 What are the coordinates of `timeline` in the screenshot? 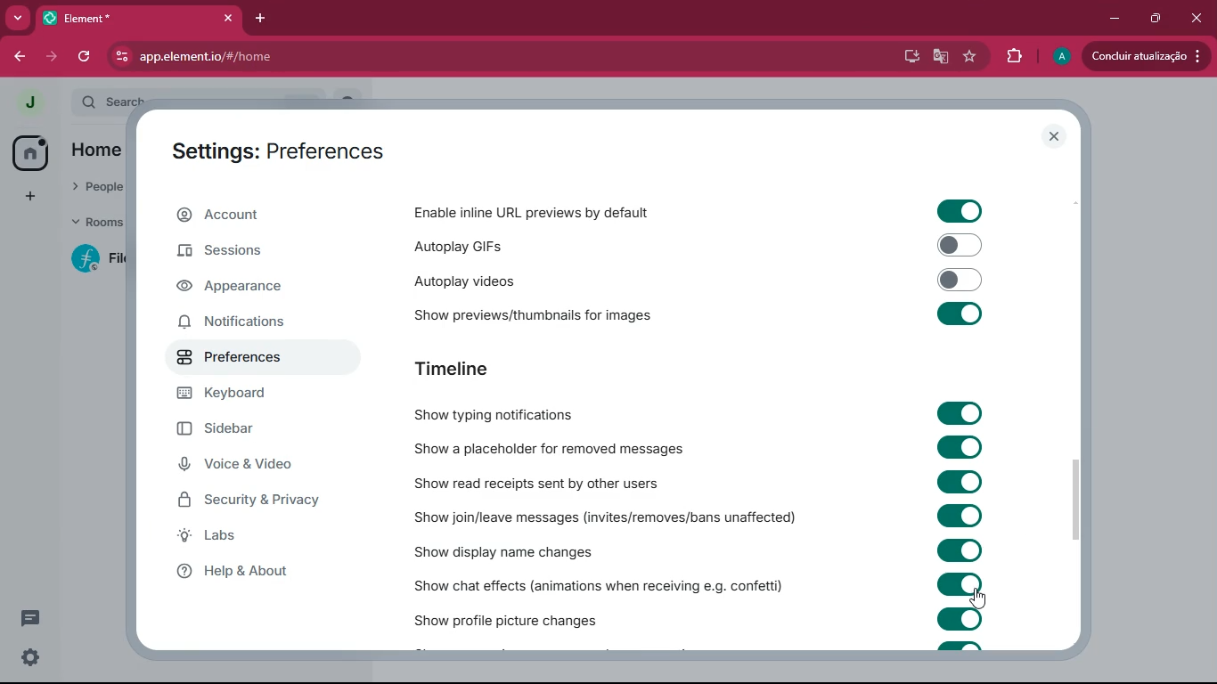 It's located at (480, 370).